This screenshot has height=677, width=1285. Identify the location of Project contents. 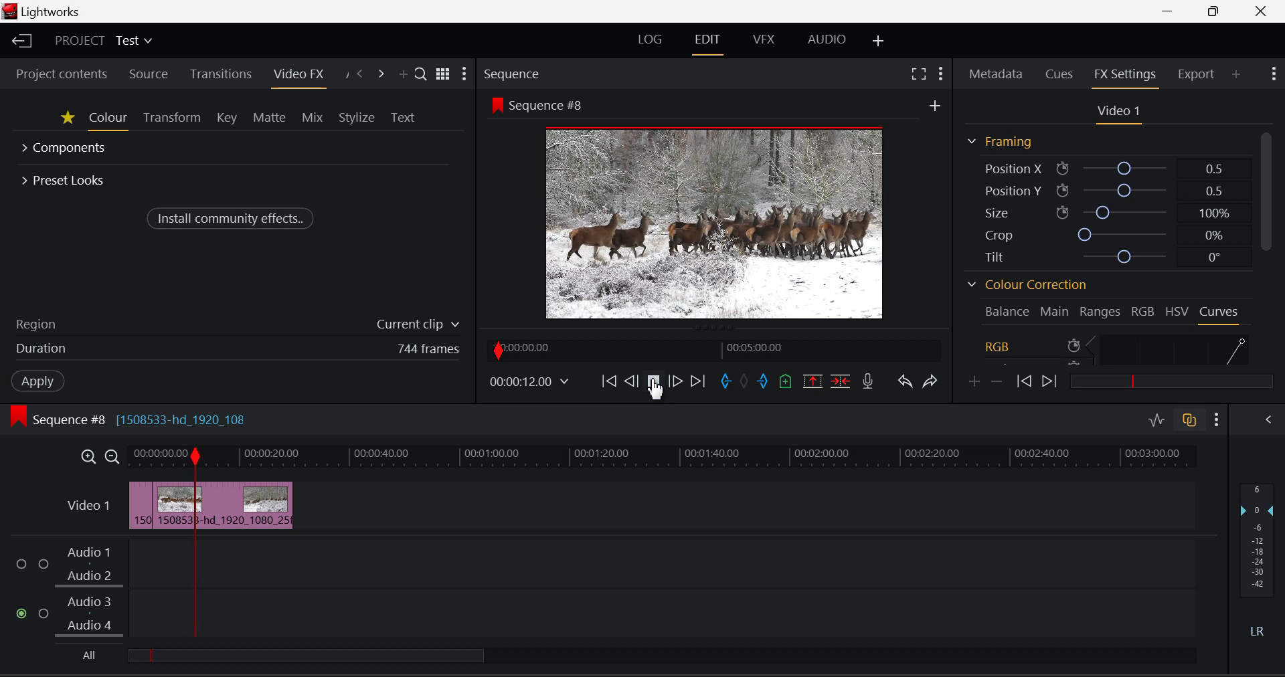
(62, 74).